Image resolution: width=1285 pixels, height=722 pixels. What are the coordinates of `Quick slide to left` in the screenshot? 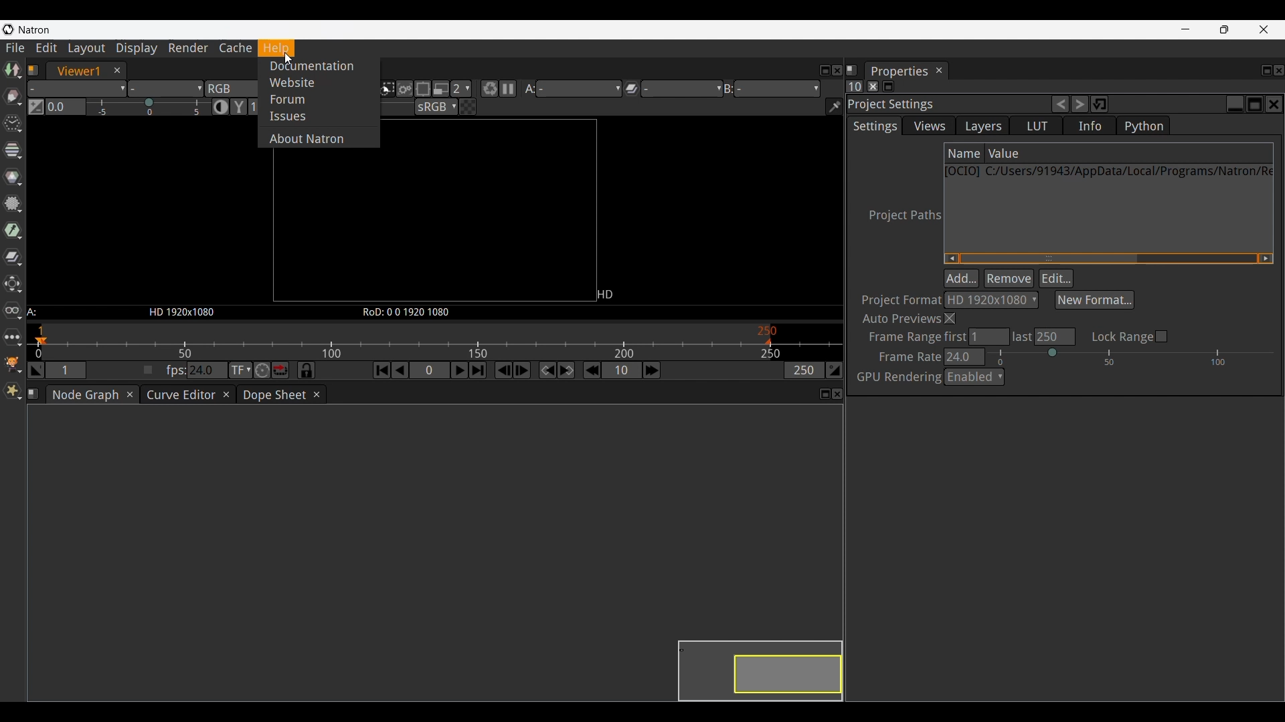 It's located at (951, 259).